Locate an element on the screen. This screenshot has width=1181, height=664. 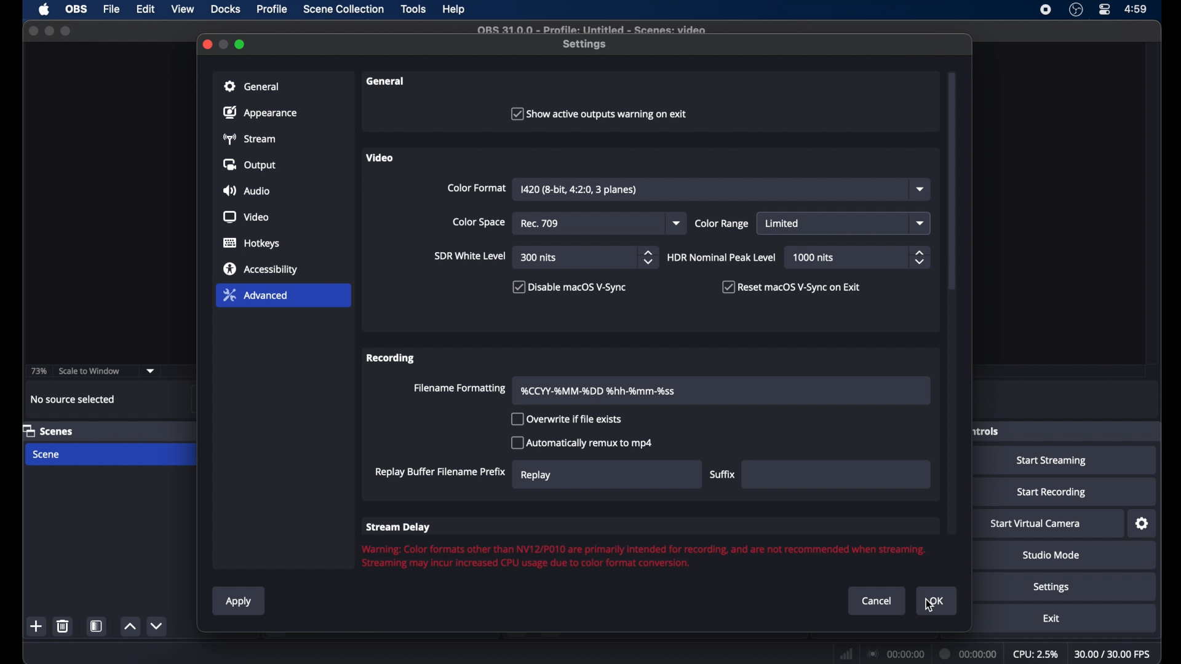
minimize is located at coordinates (49, 31).